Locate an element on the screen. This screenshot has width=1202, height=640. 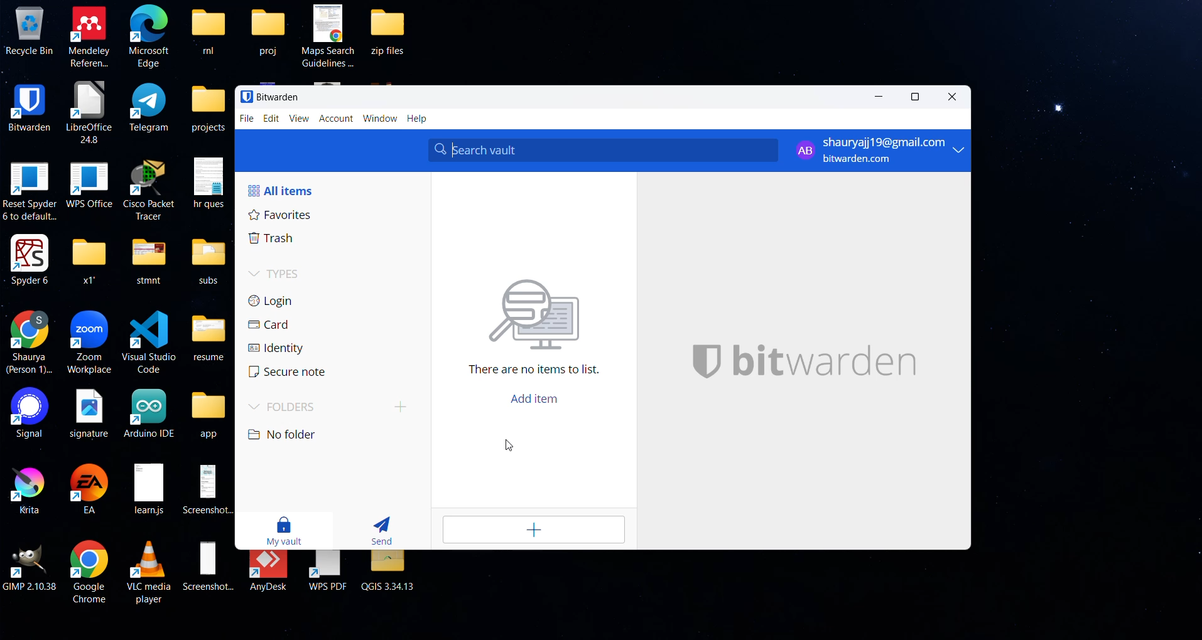
maximize is located at coordinates (918, 97).